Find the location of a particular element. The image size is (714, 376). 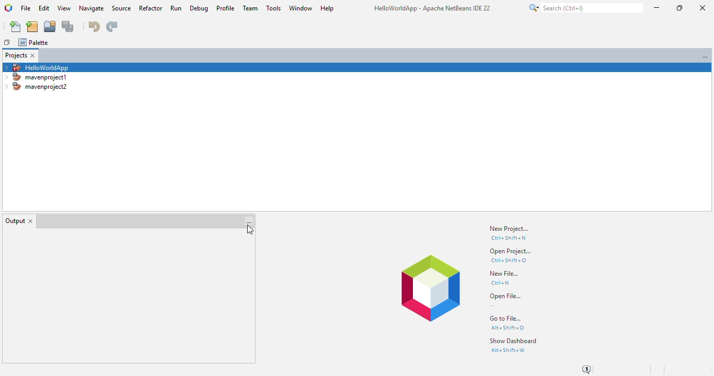

view is located at coordinates (65, 8).